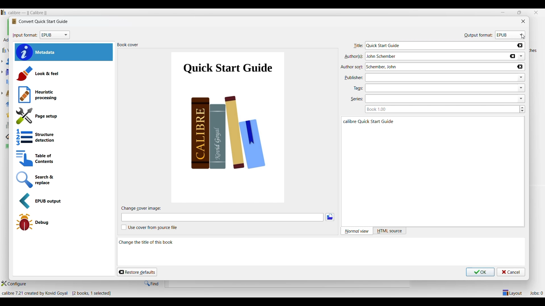 The width and height of the screenshot is (545, 306). What do you see at coordinates (61, 180) in the screenshot?
I see `Search and replace` at bounding box center [61, 180].